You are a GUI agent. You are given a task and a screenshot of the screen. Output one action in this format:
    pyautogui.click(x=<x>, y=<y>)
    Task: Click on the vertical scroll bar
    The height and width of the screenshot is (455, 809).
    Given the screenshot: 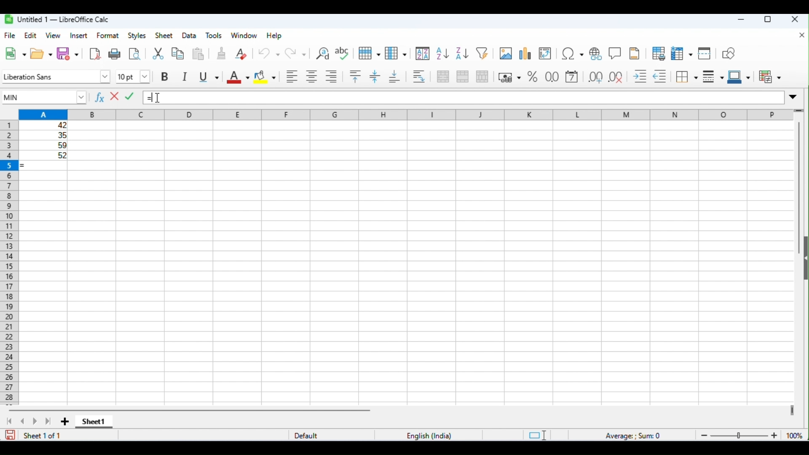 What is the action you would take?
    pyautogui.click(x=798, y=189)
    